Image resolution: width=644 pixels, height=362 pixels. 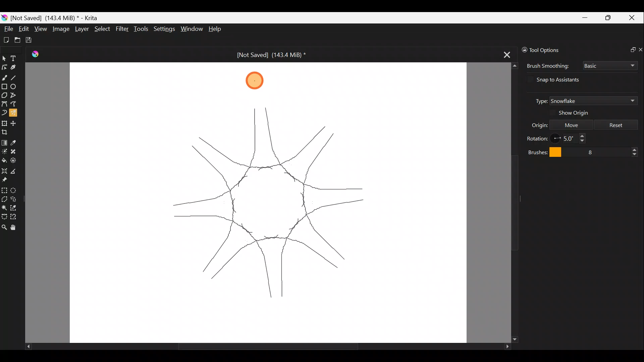 What do you see at coordinates (38, 55) in the screenshot?
I see `Logo` at bounding box center [38, 55].